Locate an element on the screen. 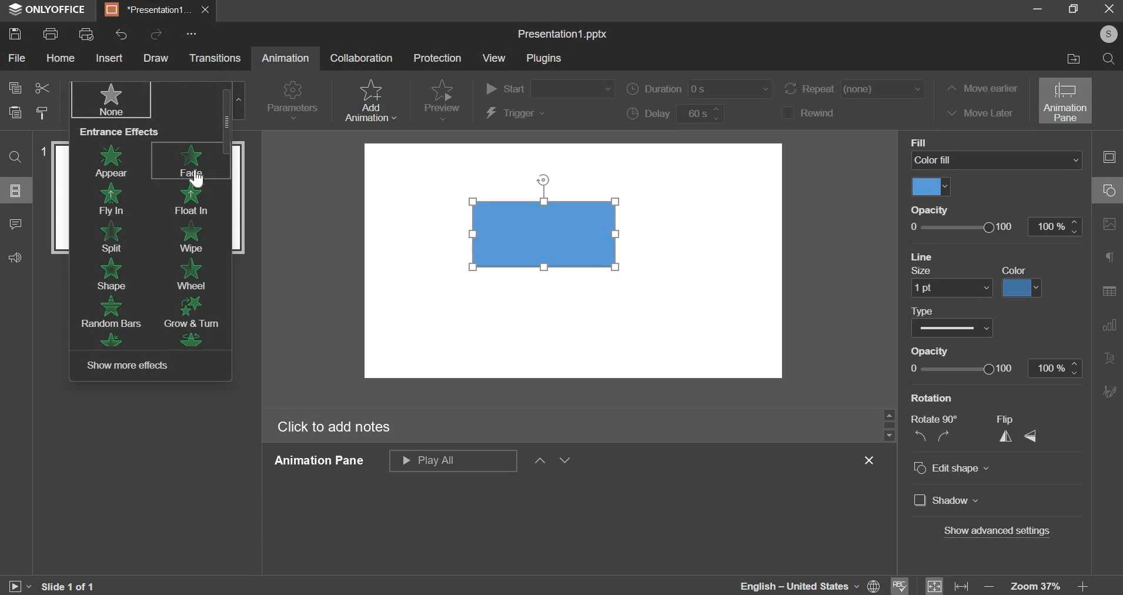  minimize is located at coordinates (1035, 9).